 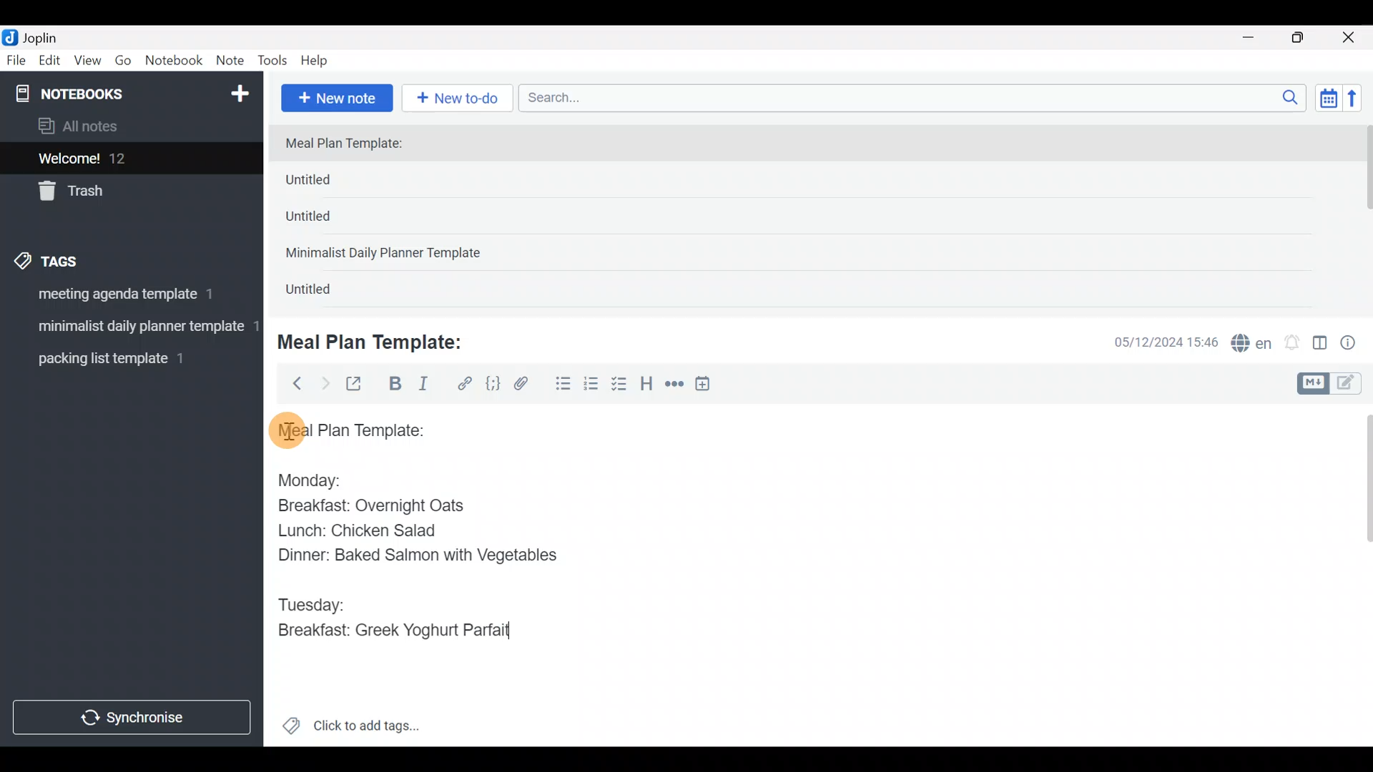 I want to click on Maximize, so click(x=1306, y=38).